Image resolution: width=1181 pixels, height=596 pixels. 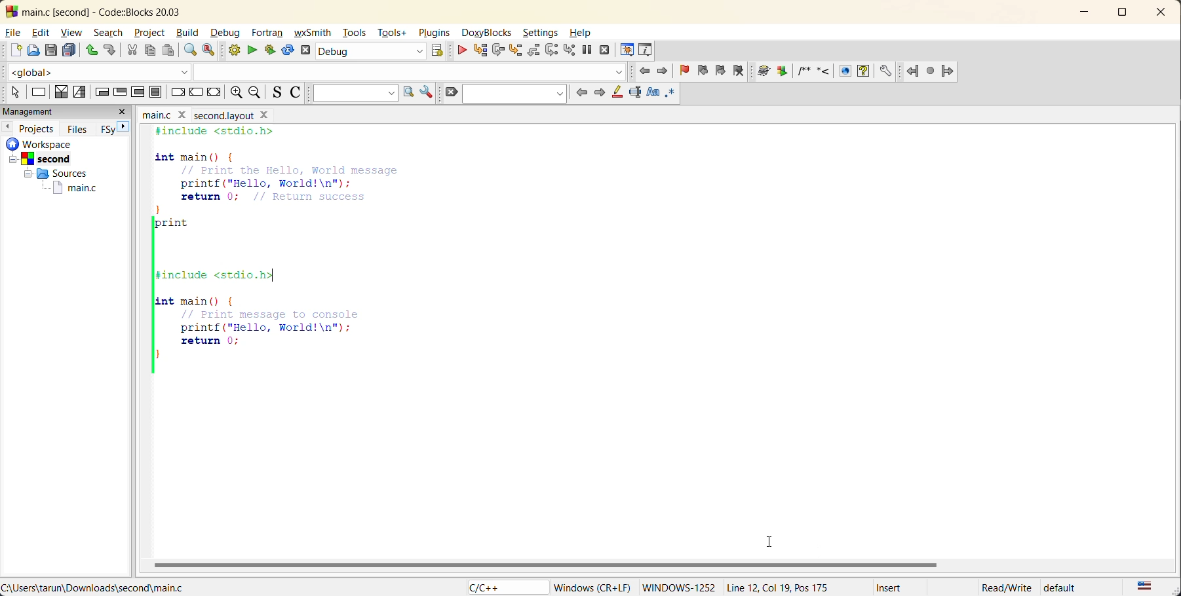 I want to click on next, so click(x=600, y=94).